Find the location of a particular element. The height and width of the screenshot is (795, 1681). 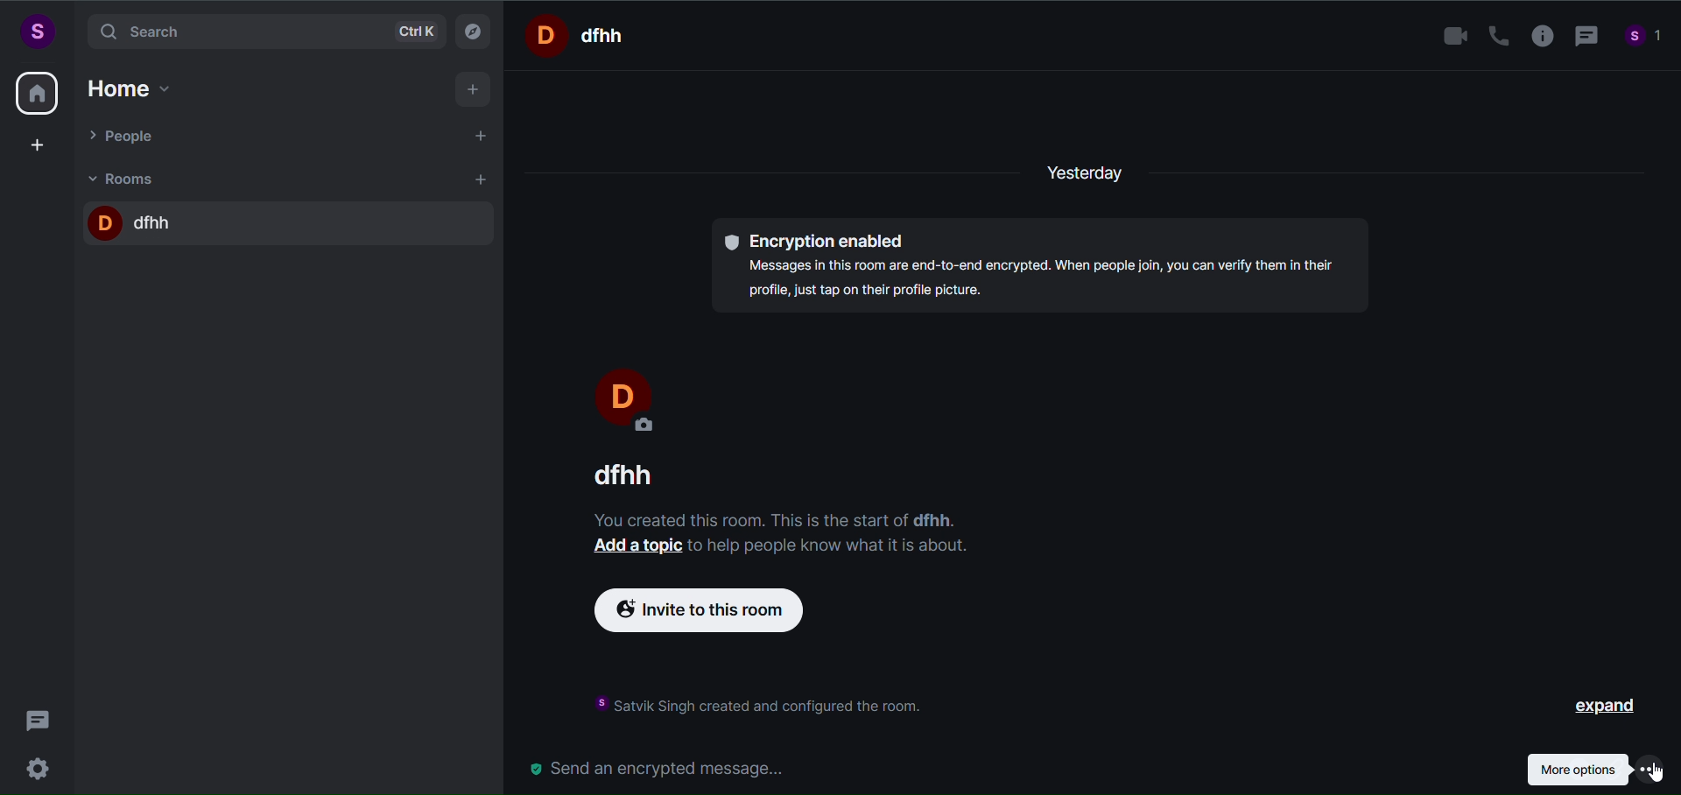

room name is located at coordinates (581, 34).